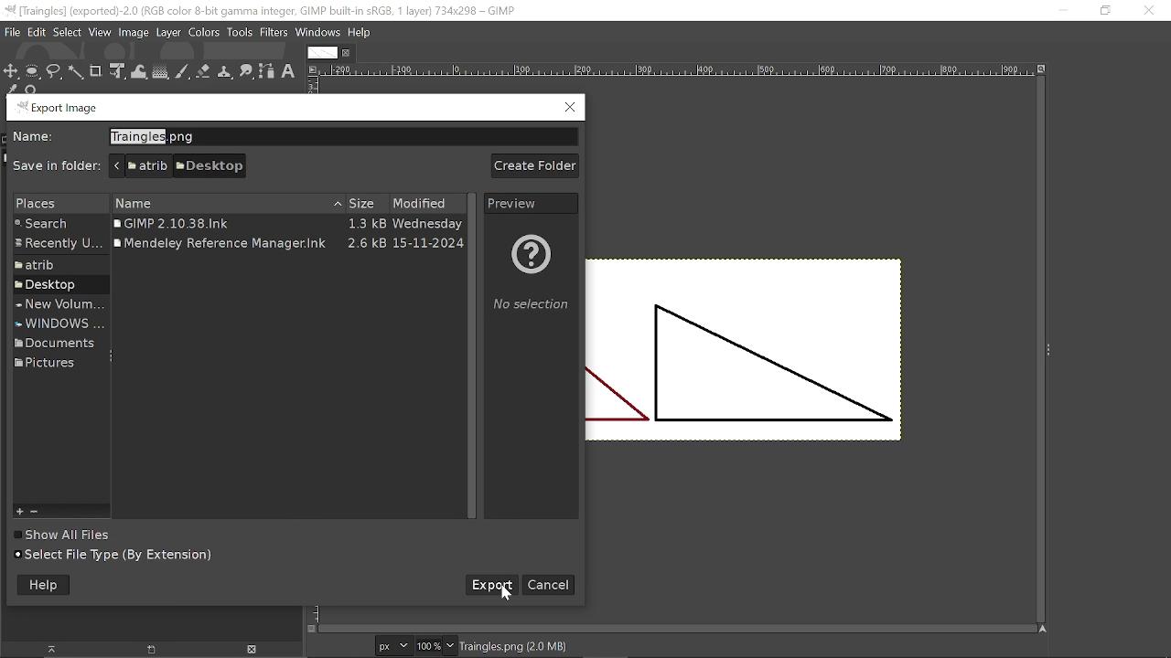  Describe the element at coordinates (101, 33) in the screenshot. I see `View` at that location.